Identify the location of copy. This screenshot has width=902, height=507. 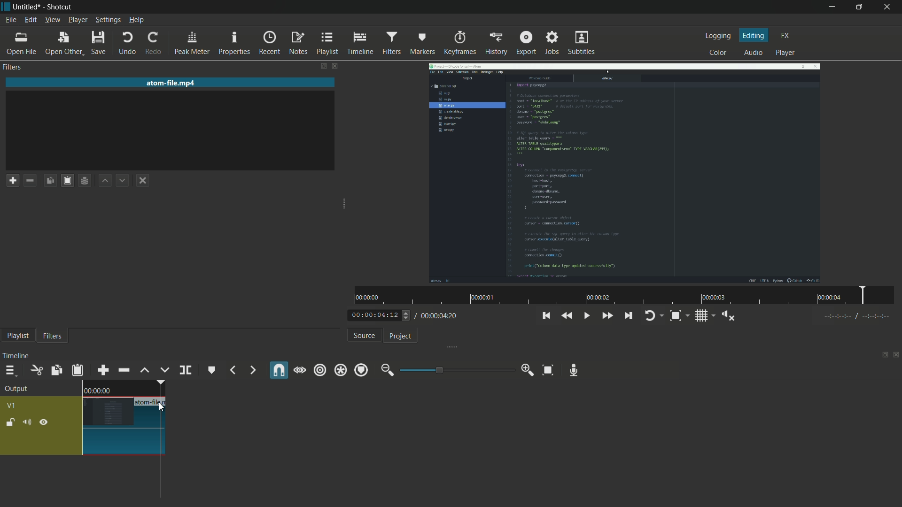
(54, 370).